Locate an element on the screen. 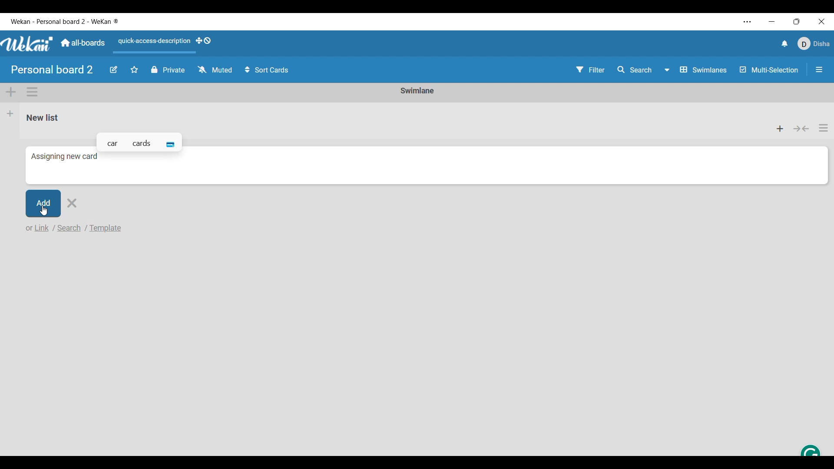  Show interface in a smaller tab  is located at coordinates (797, 21).